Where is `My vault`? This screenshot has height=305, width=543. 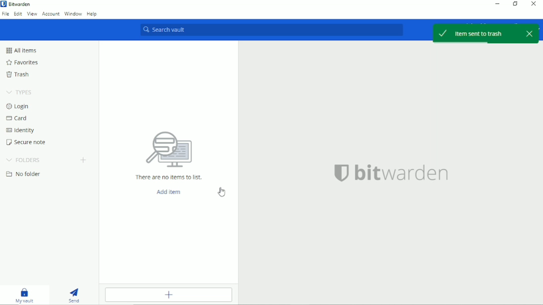 My vault is located at coordinates (25, 295).